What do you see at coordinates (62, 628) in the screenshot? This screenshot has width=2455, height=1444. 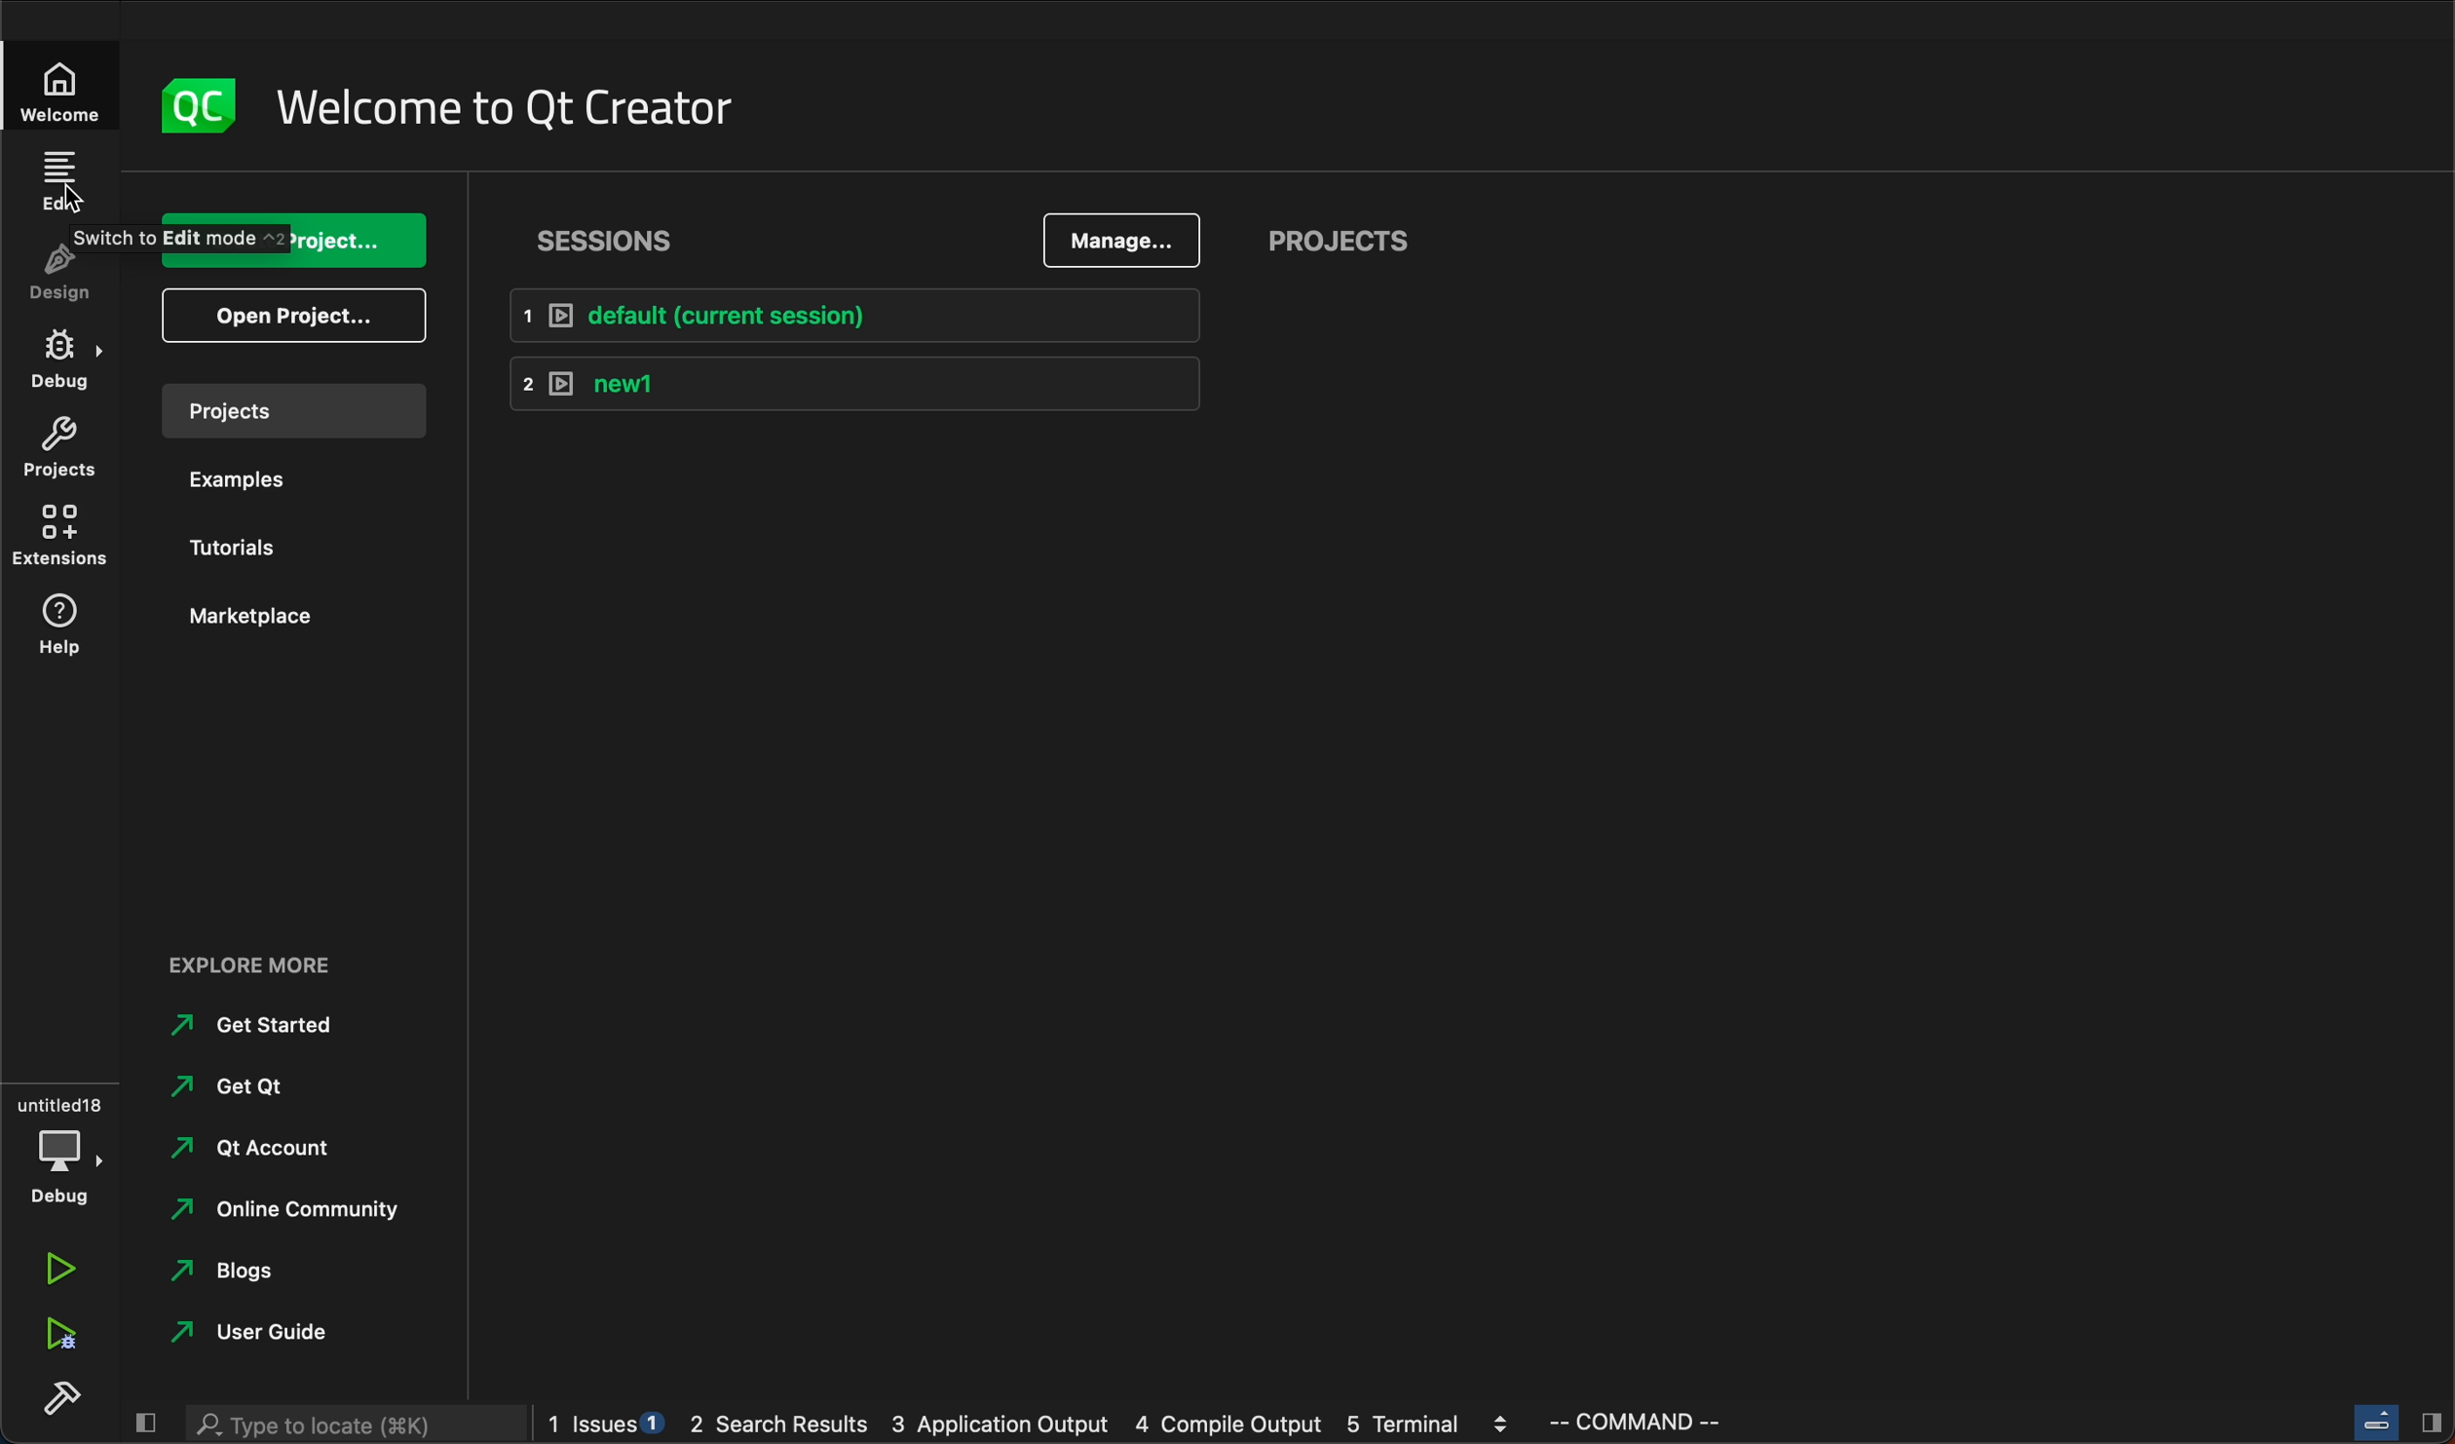 I see `help` at bounding box center [62, 628].